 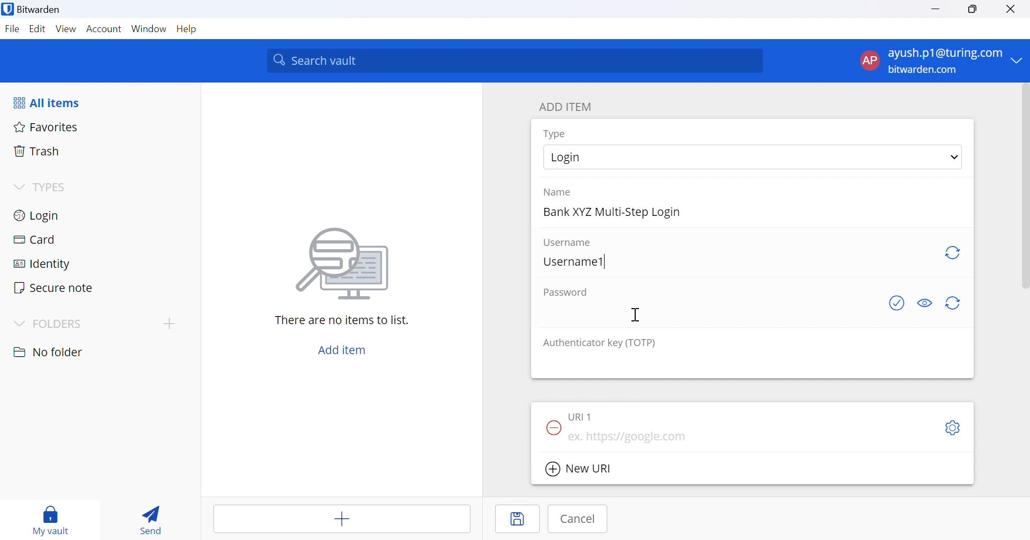 I want to click on Settings, so click(x=954, y=427).